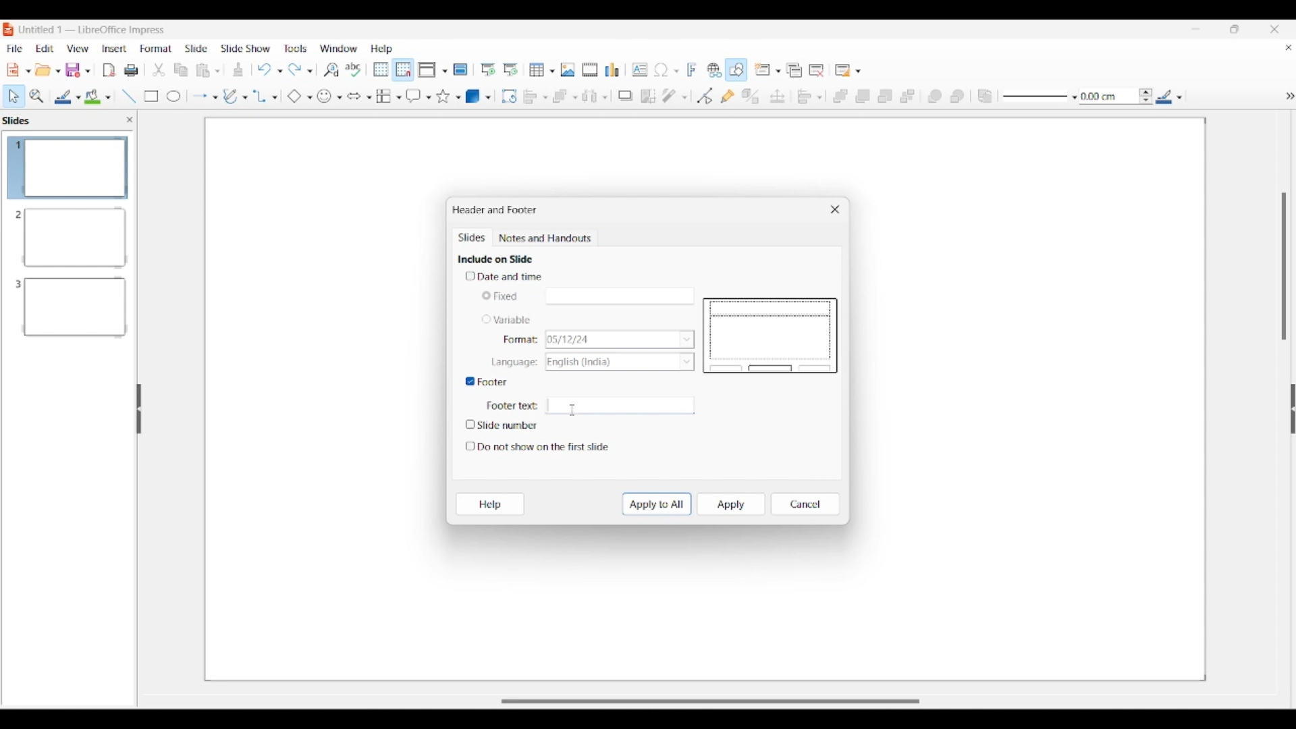 The height and width of the screenshot is (729, 1296). I want to click on Reverse, so click(986, 97).